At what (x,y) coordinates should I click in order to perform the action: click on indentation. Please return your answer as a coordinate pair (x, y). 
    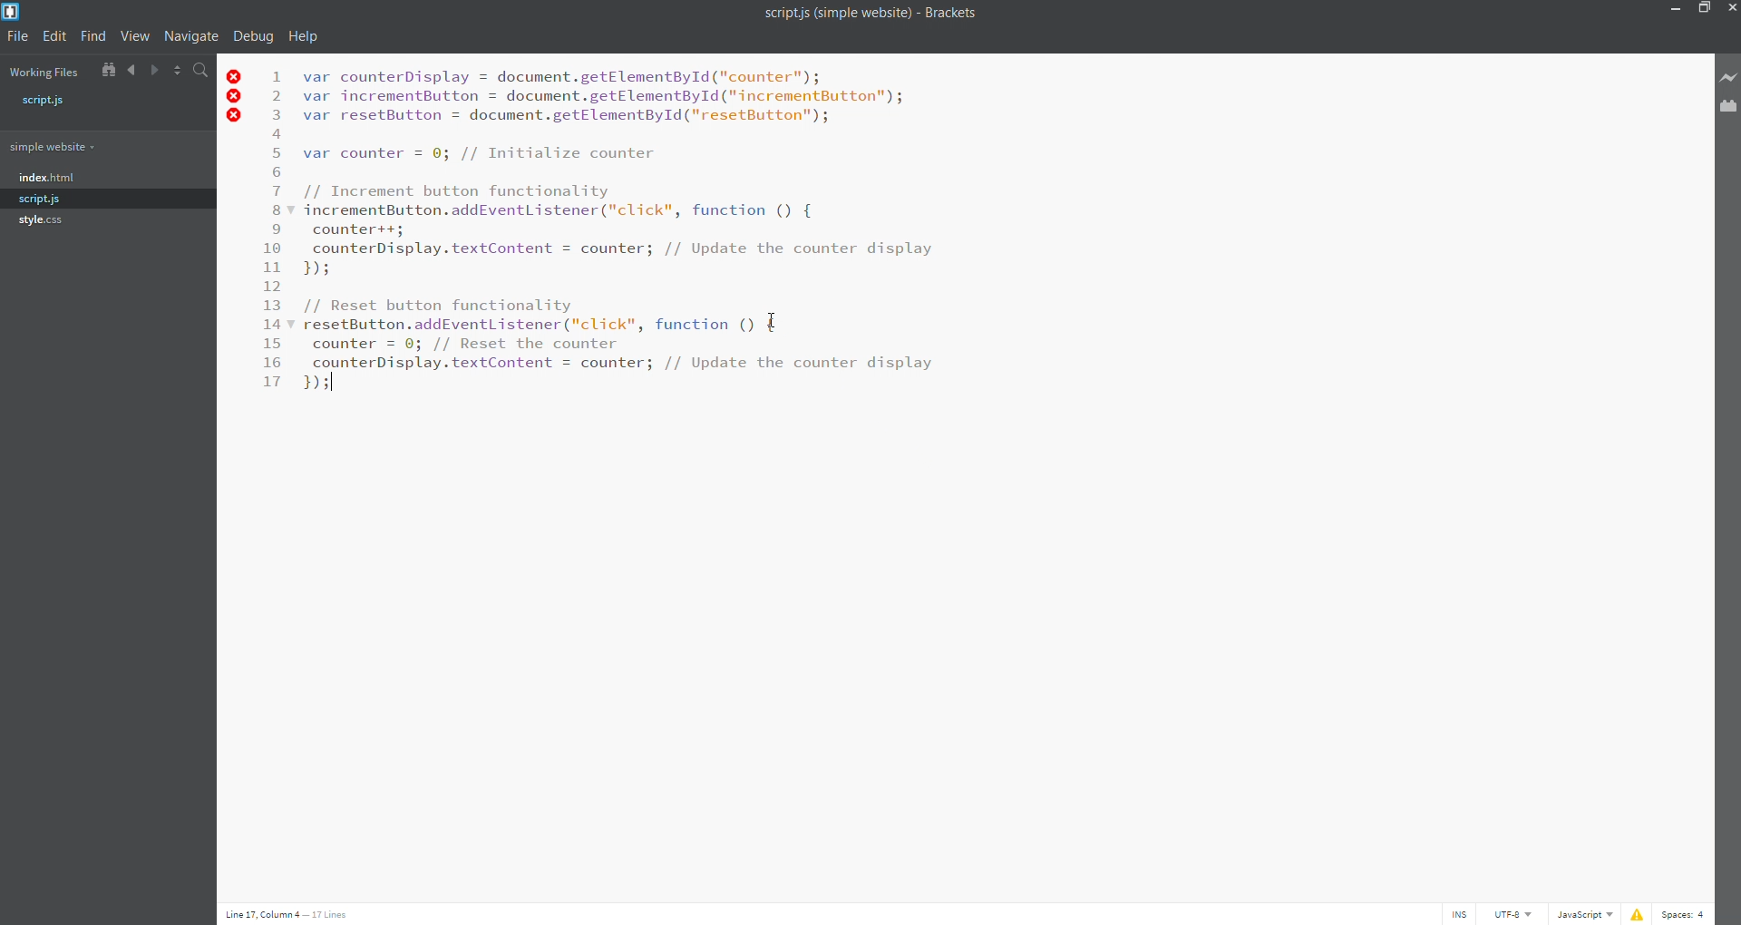
    Looking at the image, I should click on (1688, 913).